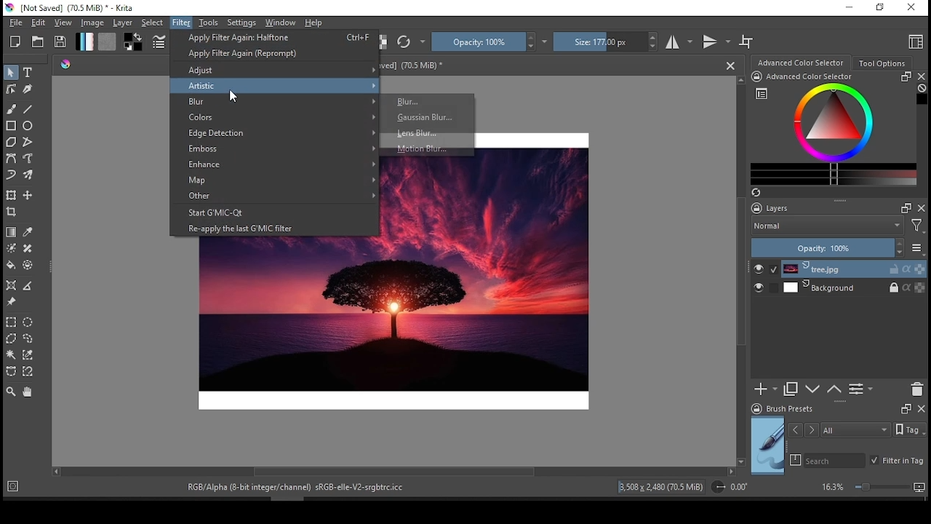 The image size is (931, 524). What do you see at coordinates (768, 207) in the screenshot?
I see `layers` at bounding box center [768, 207].